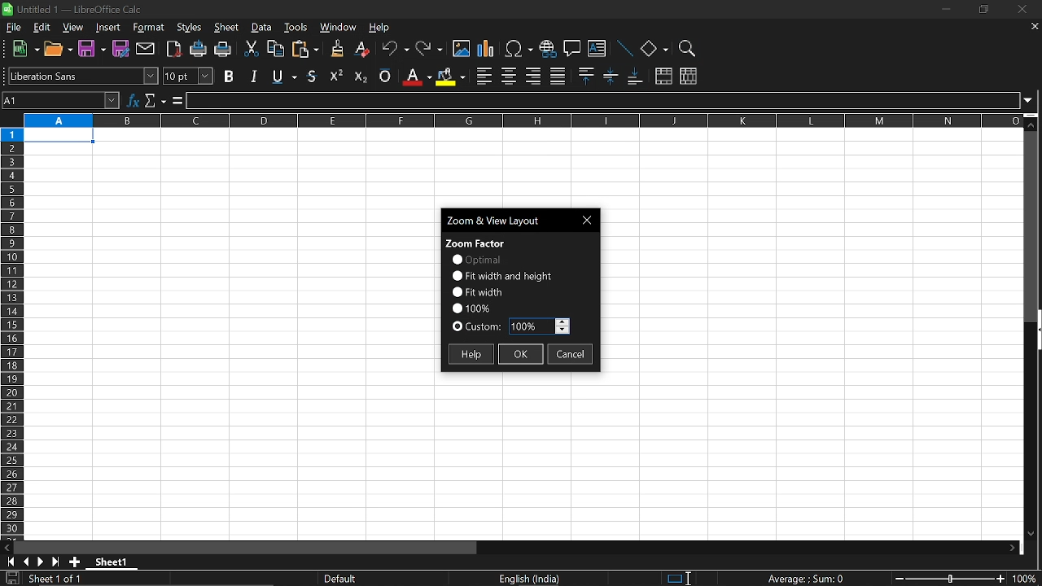 This screenshot has width=1042, height=586. What do you see at coordinates (339, 28) in the screenshot?
I see `window` at bounding box center [339, 28].